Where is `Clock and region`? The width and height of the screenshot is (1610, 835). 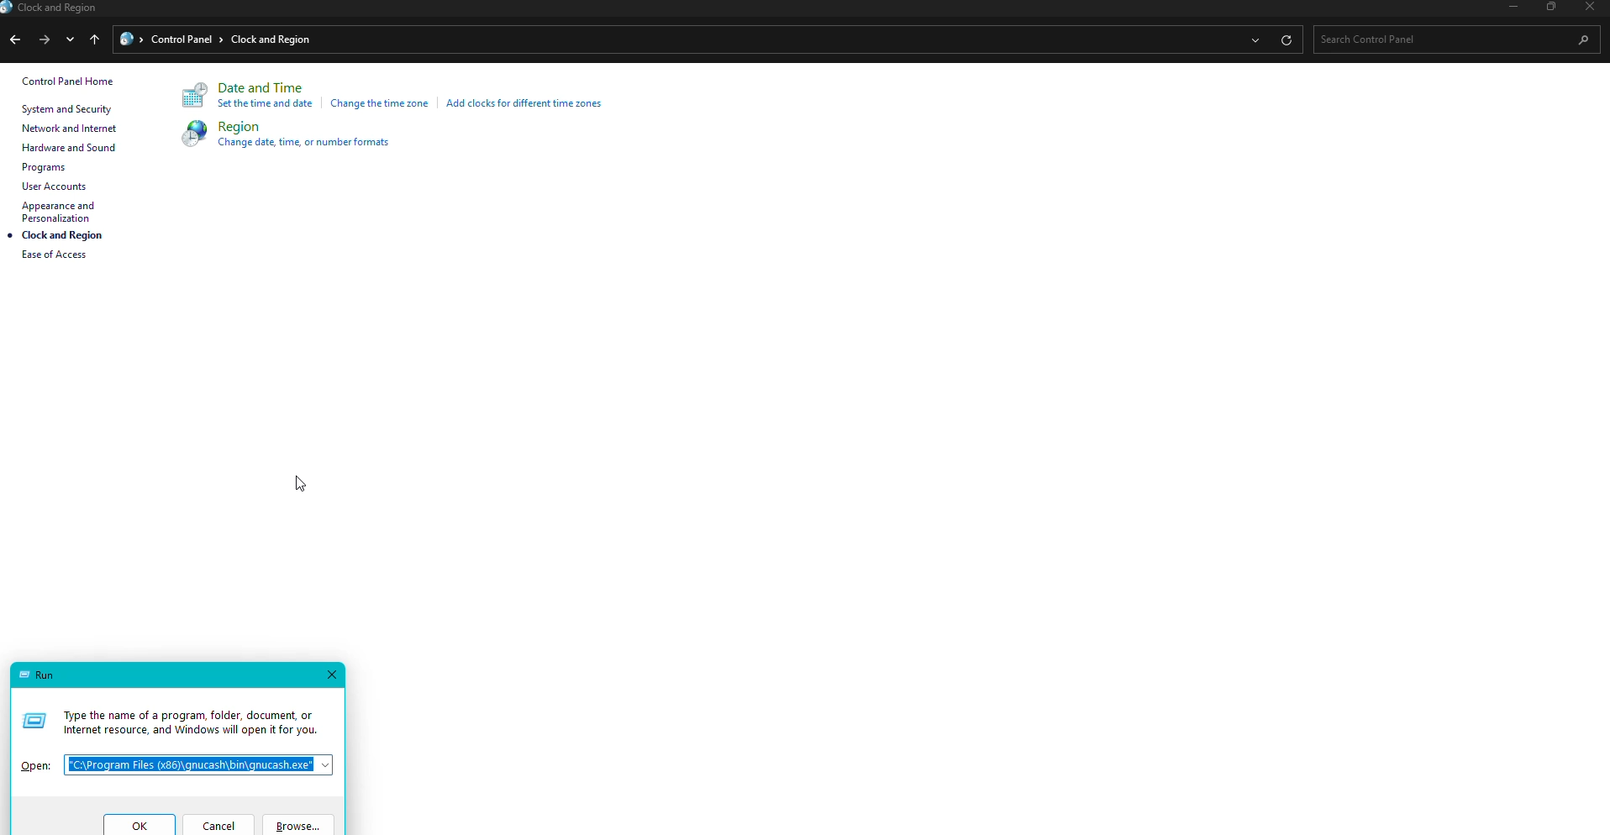 Clock and region is located at coordinates (64, 237).